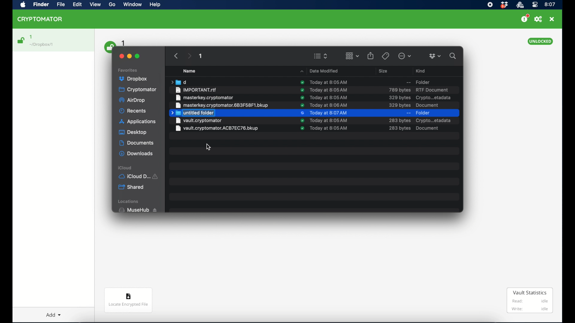 The width and height of the screenshot is (575, 323). Describe the element at coordinates (417, 129) in the screenshot. I see `crypto` at that location.